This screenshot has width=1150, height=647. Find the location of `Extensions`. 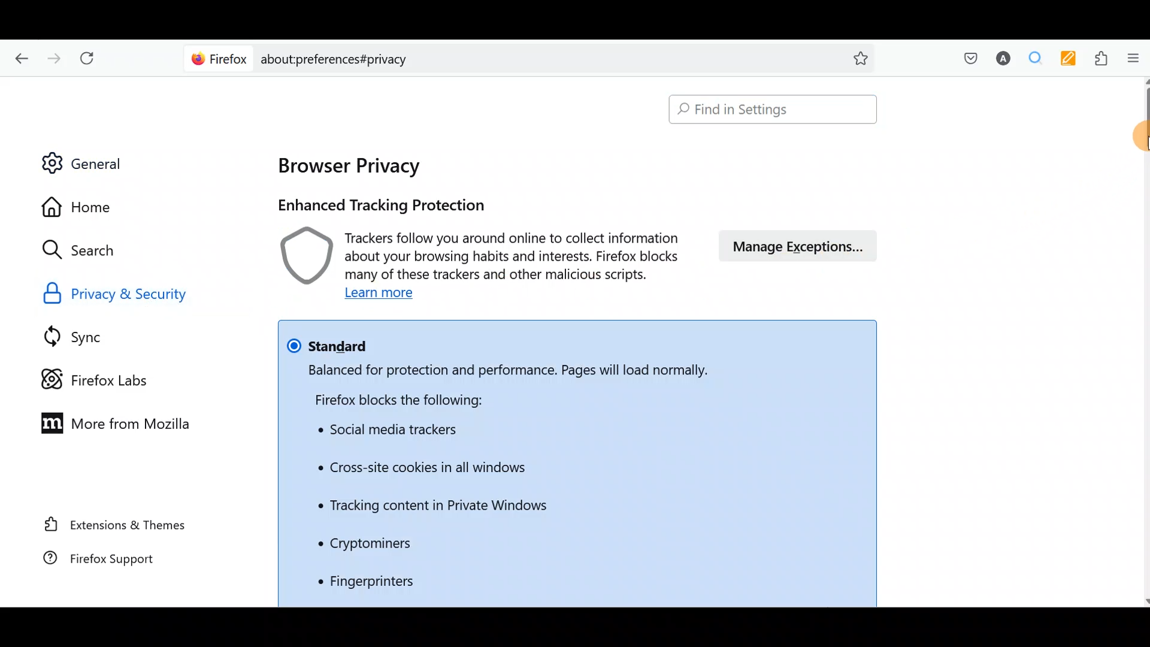

Extensions is located at coordinates (1098, 59).